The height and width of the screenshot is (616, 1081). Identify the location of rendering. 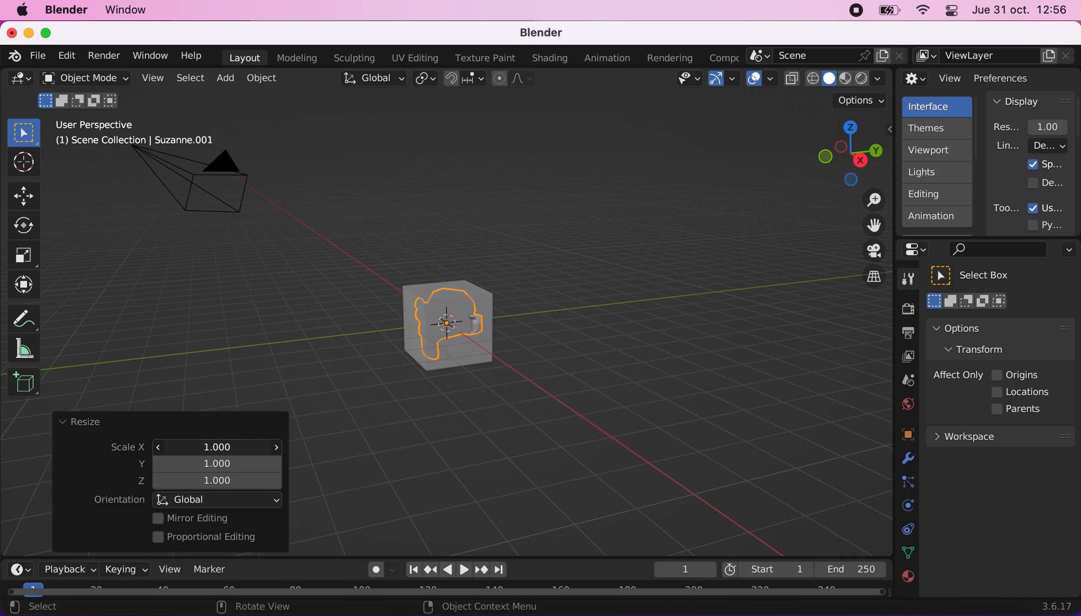
(670, 58).